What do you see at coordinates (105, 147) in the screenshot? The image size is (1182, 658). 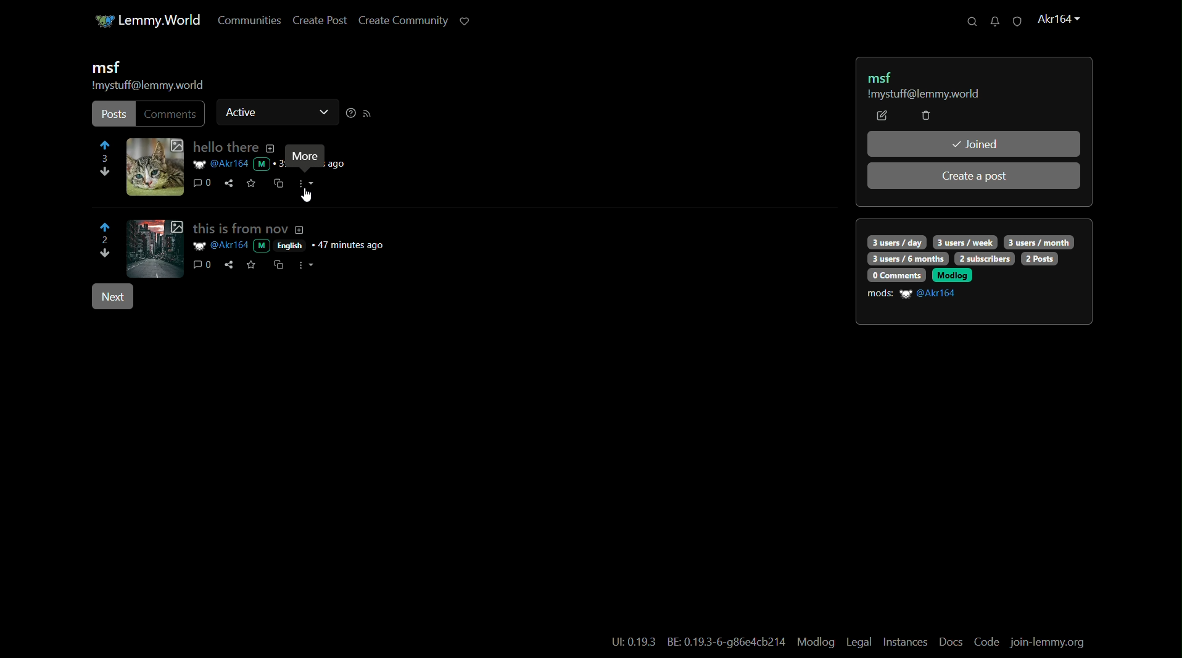 I see `upvote` at bounding box center [105, 147].